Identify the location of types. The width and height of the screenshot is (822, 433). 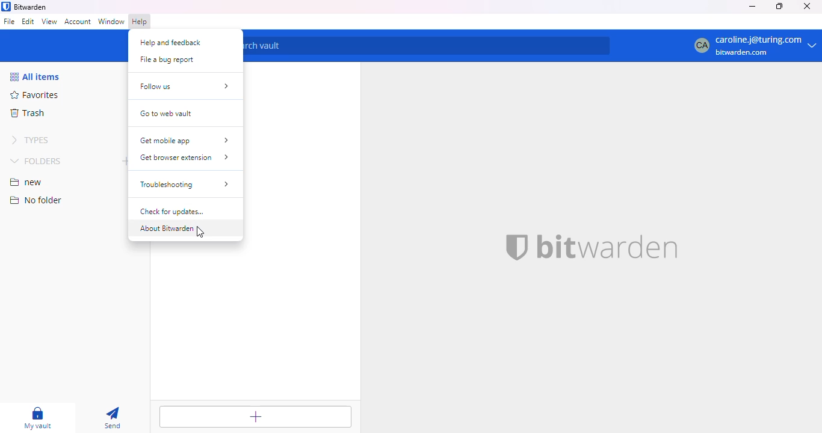
(29, 140).